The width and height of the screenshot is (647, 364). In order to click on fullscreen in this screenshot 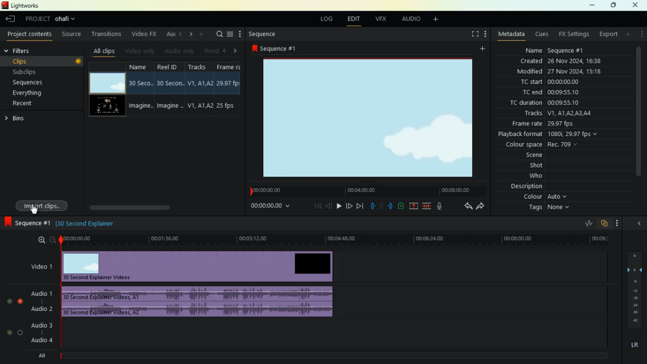, I will do `click(470, 34)`.